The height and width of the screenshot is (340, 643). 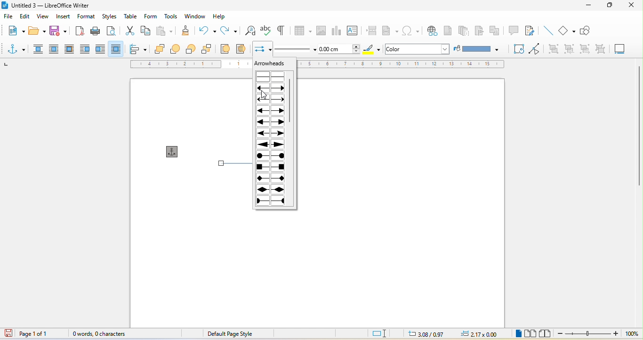 I want to click on basic shape, so click(x=567, y=30).